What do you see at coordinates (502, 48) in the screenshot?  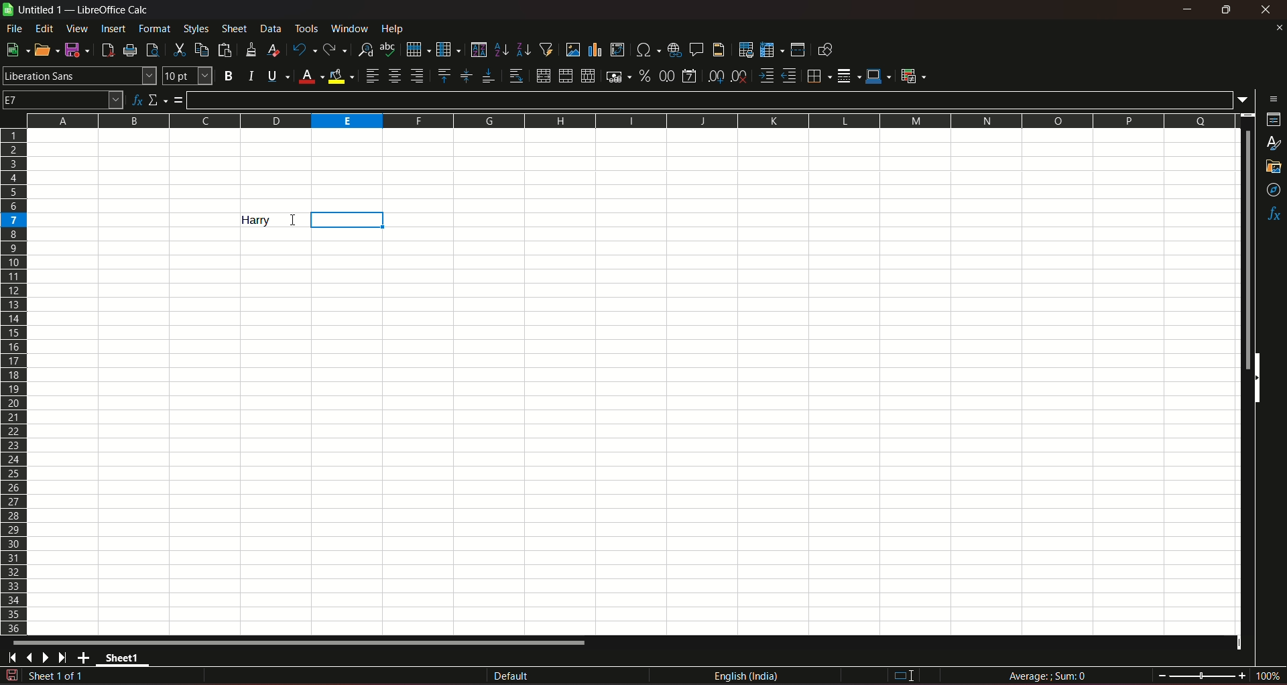 I see `sort ascending` at bounding box center [502, 48].